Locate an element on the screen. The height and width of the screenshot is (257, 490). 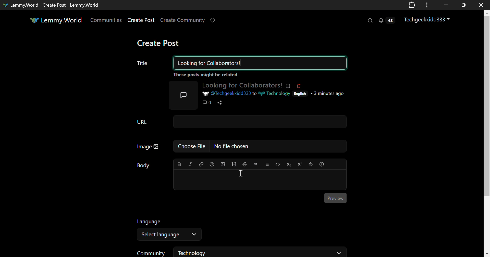
Techgeekkidd333 is located at coordinates (427, 20).